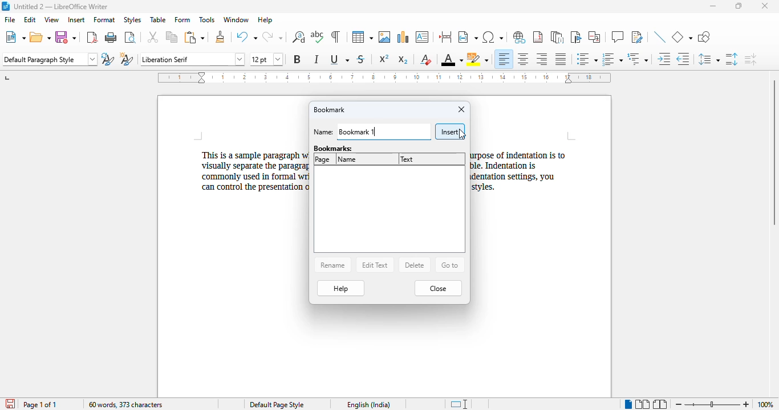 This screenshot has width=779, height=410. Describe the element at coordinates (172, 37) in the screenshot. I see `copy` at that location.